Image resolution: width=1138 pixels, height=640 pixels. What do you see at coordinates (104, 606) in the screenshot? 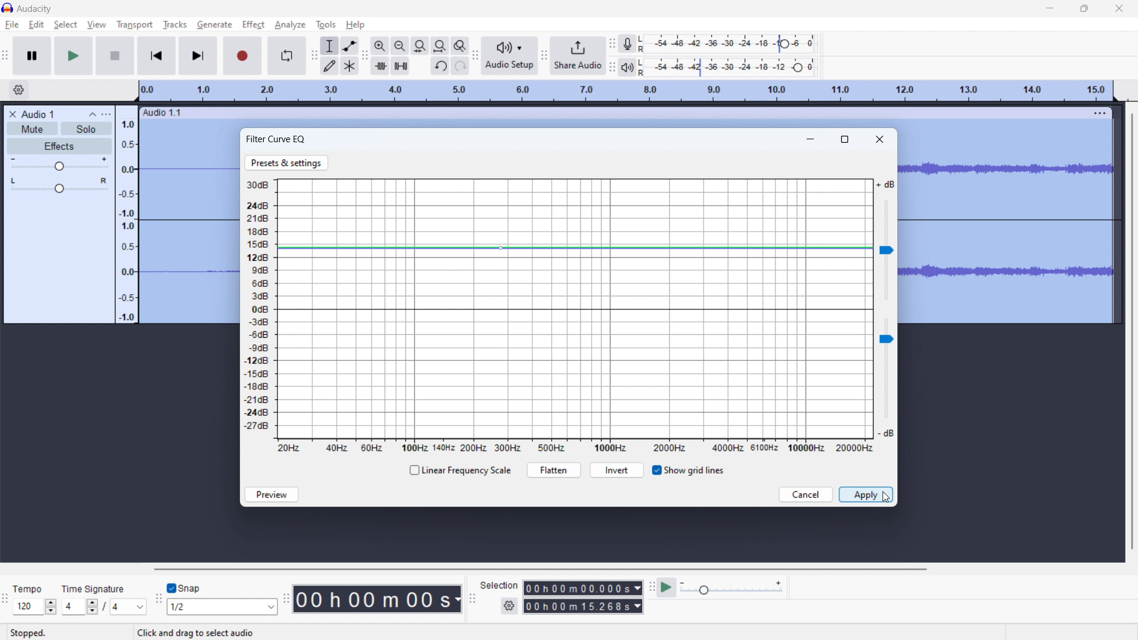
I see `4/4 (select time signature)` at bounding box center [104, 606].